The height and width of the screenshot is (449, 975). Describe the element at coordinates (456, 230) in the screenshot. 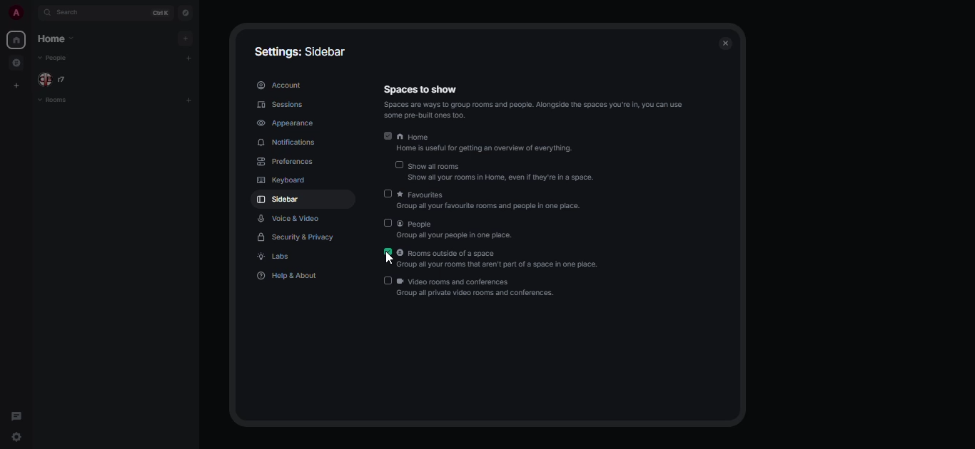

I see `people` at that location.